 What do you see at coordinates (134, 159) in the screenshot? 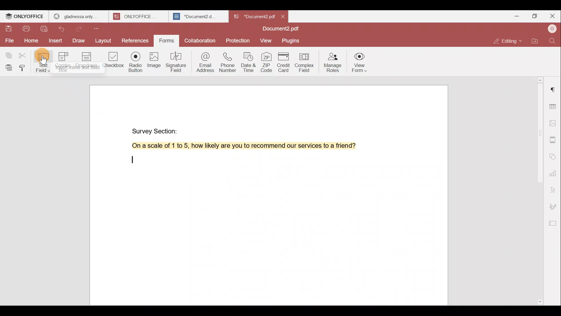
I see `text cursor` at bounding box center [134, 159].